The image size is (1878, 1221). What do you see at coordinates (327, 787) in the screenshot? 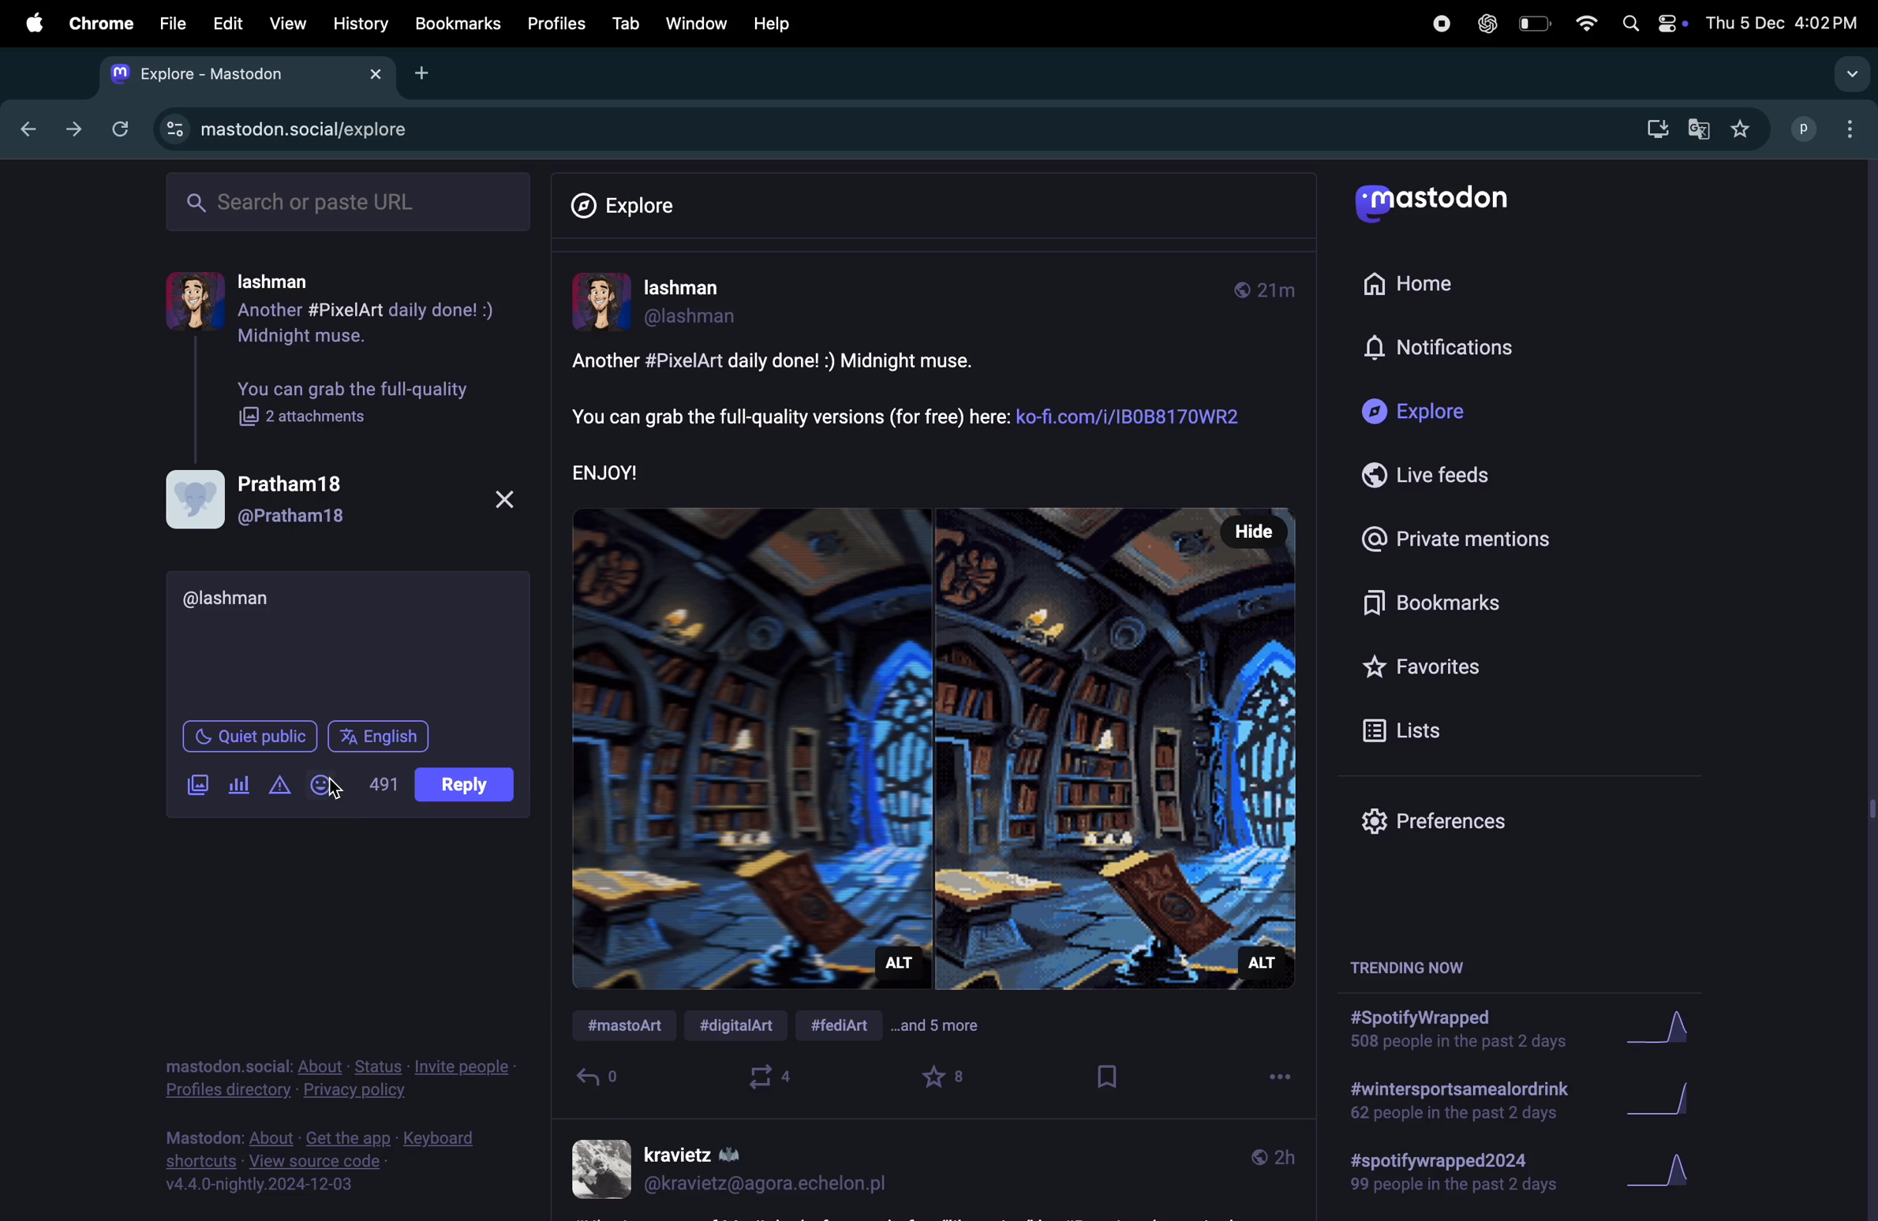
I see `emoji` at bounding box center [327, 787].